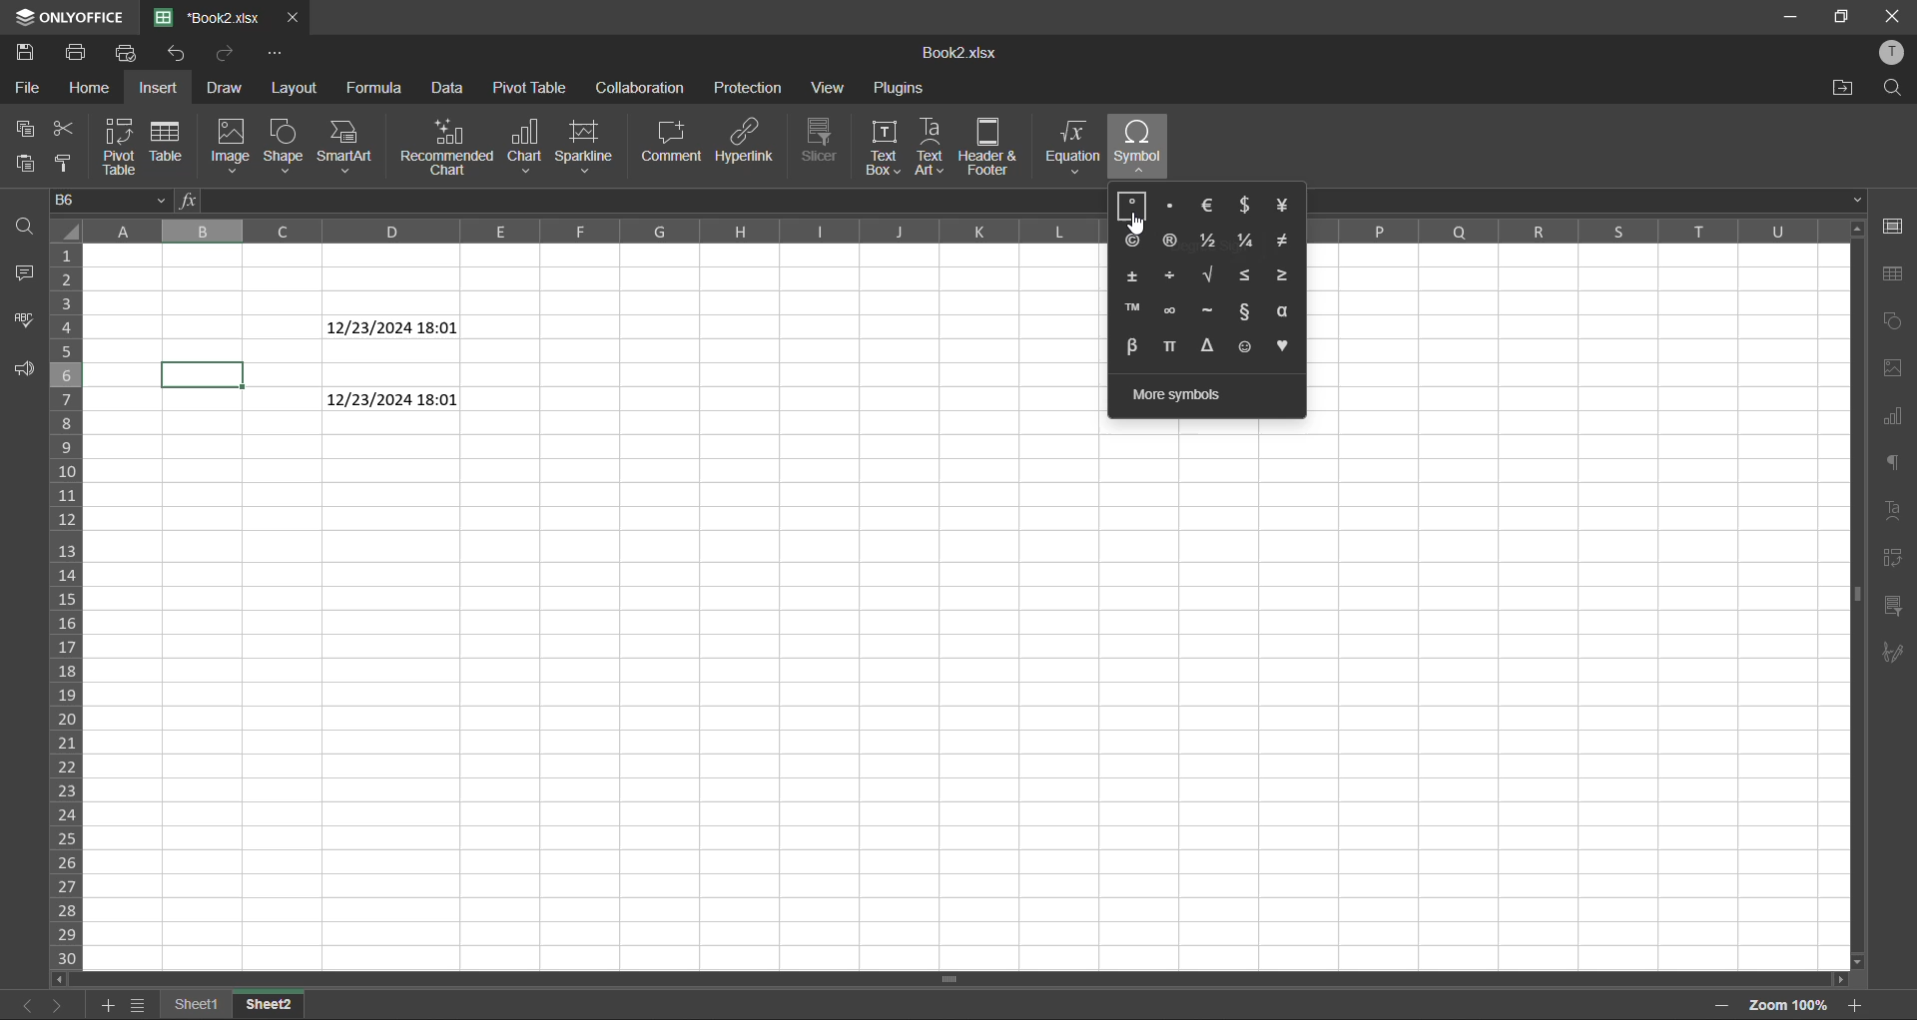  Describe the element at coordinates (958, 58) in the screenshot. I see `book2.xlsx` at that location.